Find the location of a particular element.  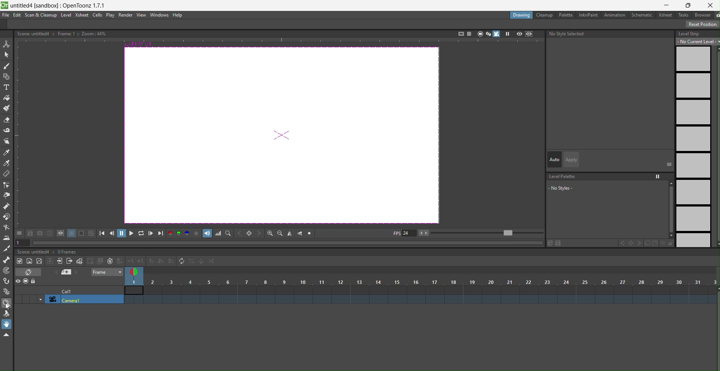

brush tool is located at coordinates (7, 66).